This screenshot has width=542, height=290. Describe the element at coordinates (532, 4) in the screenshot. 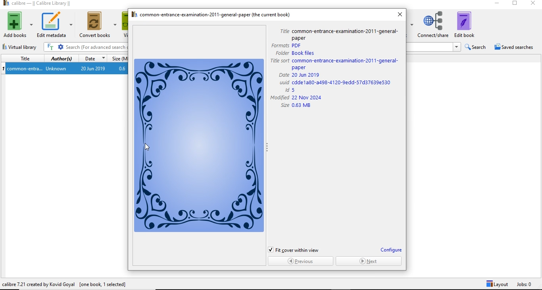

I see `Close` at that location.